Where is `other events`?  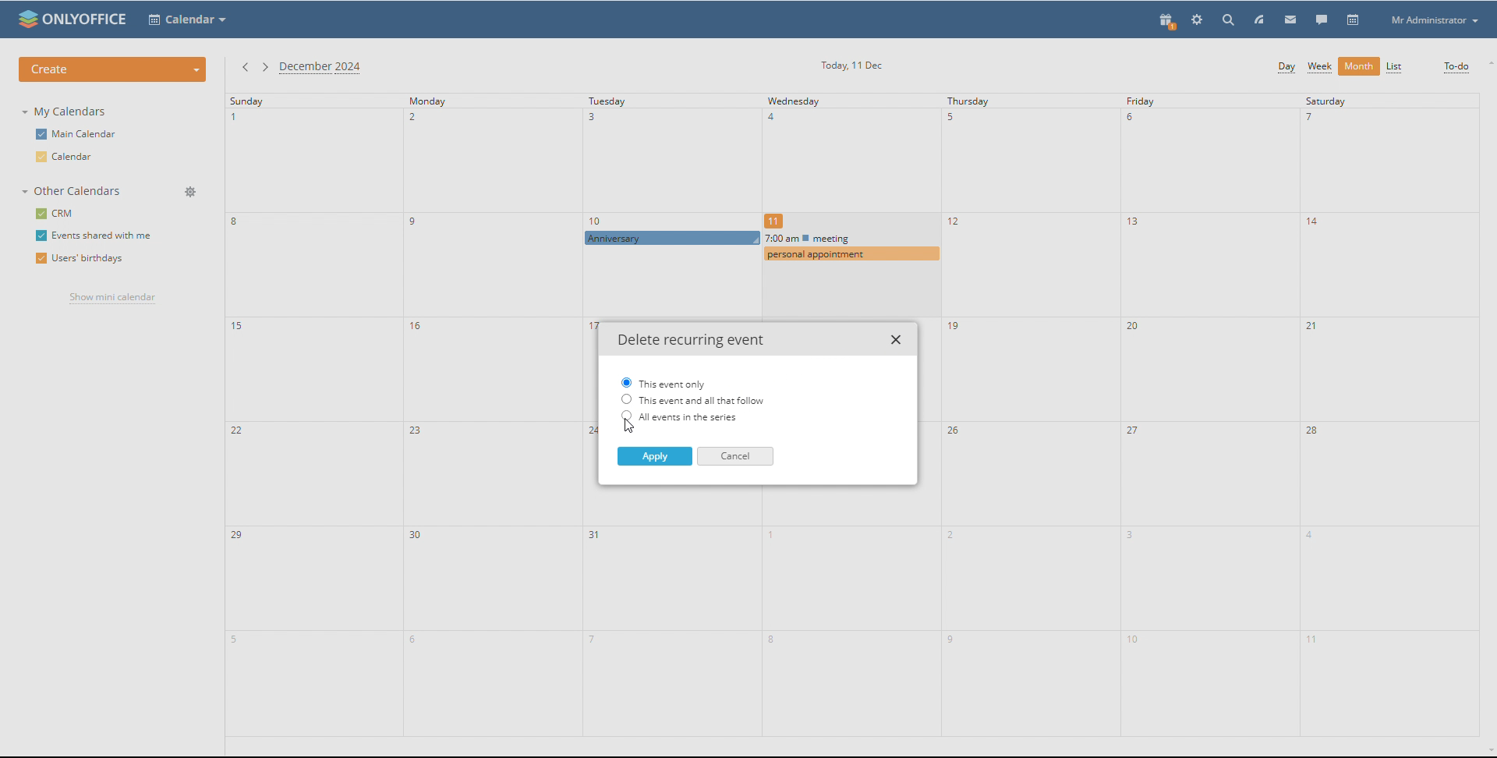
other events is located at coordinates (850, 246).